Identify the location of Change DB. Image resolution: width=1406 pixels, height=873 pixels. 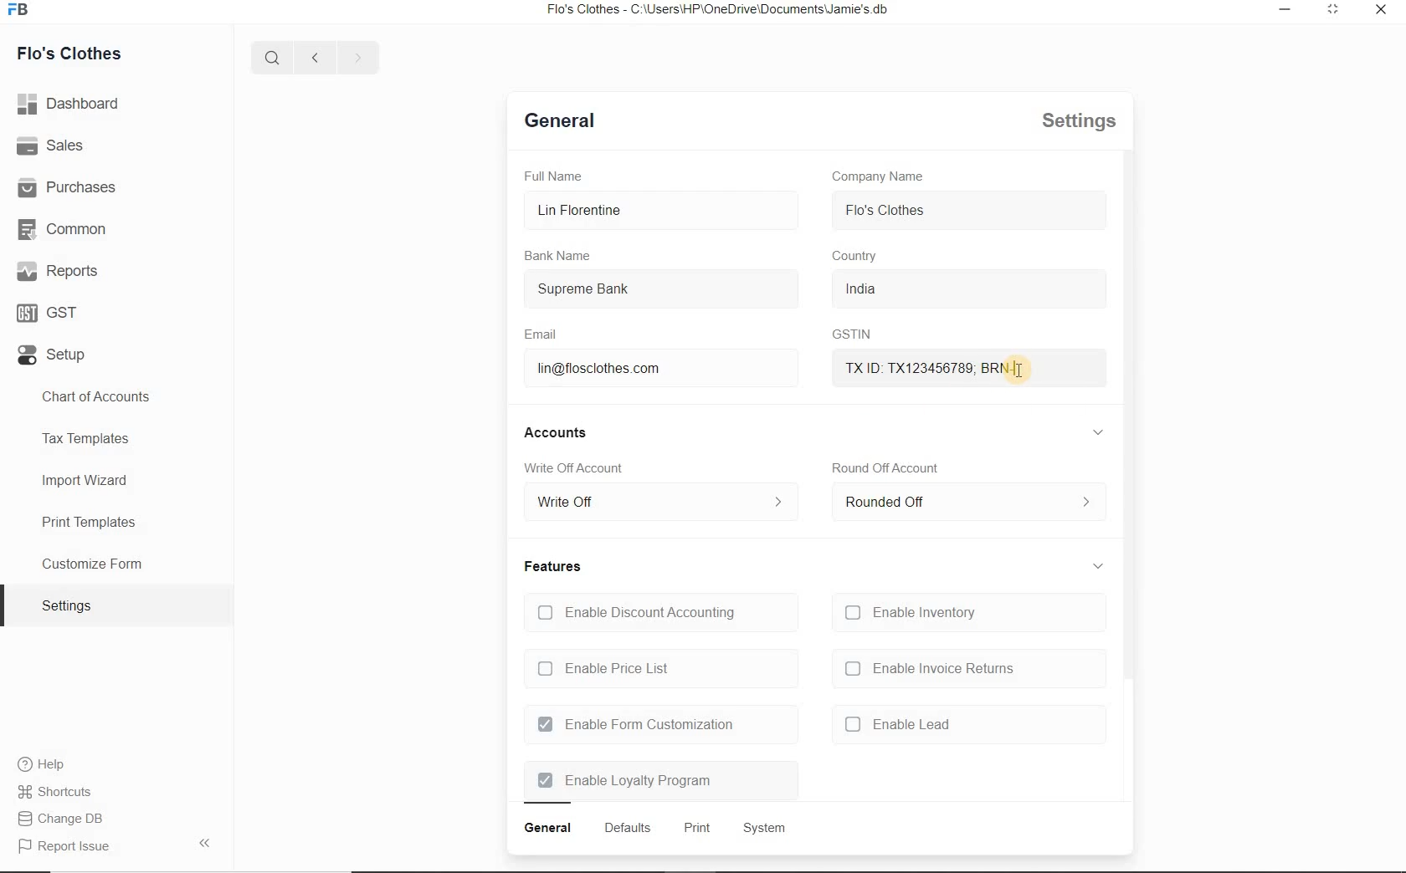
(66, 791).